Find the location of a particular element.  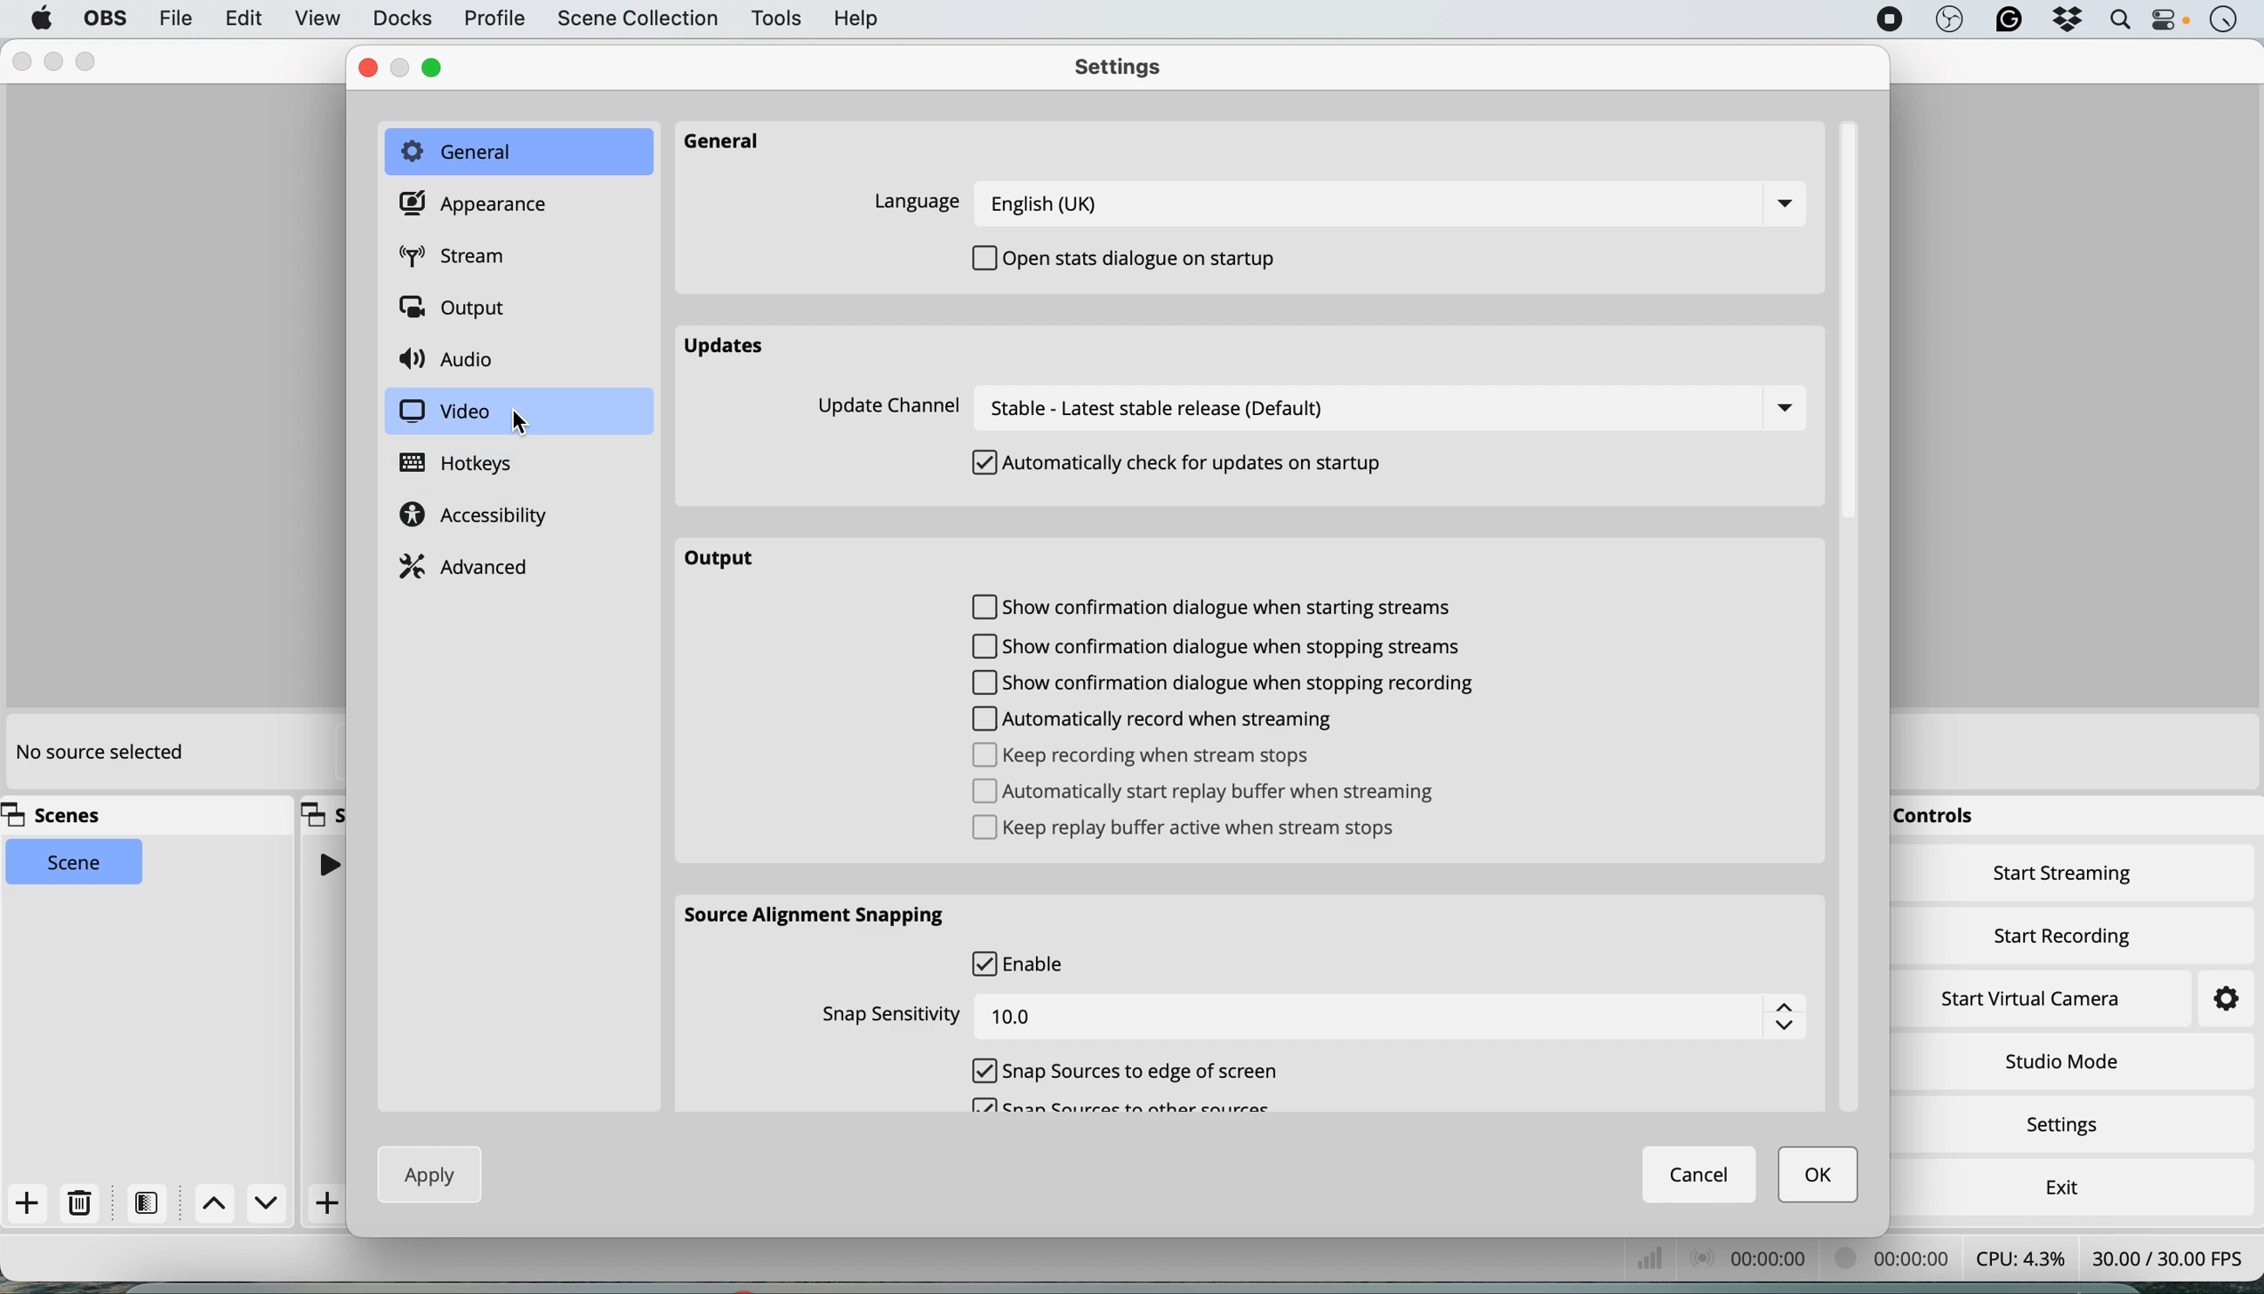

updates is located at coordinates (729, 348).